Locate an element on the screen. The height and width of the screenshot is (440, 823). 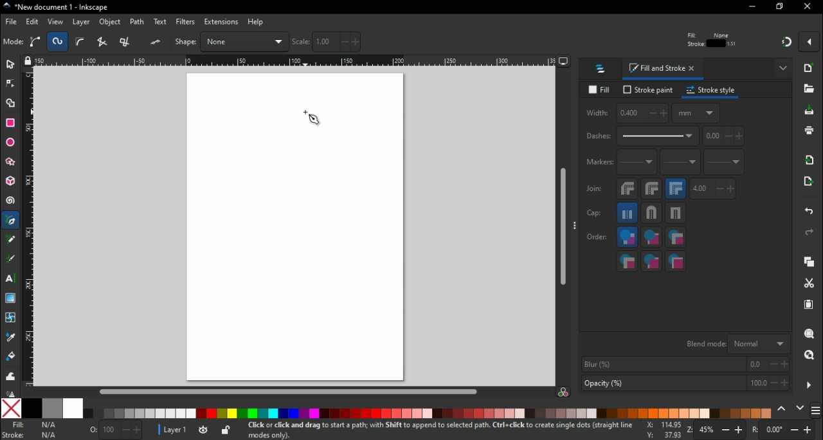
more options is located at coordinates (575, 228).